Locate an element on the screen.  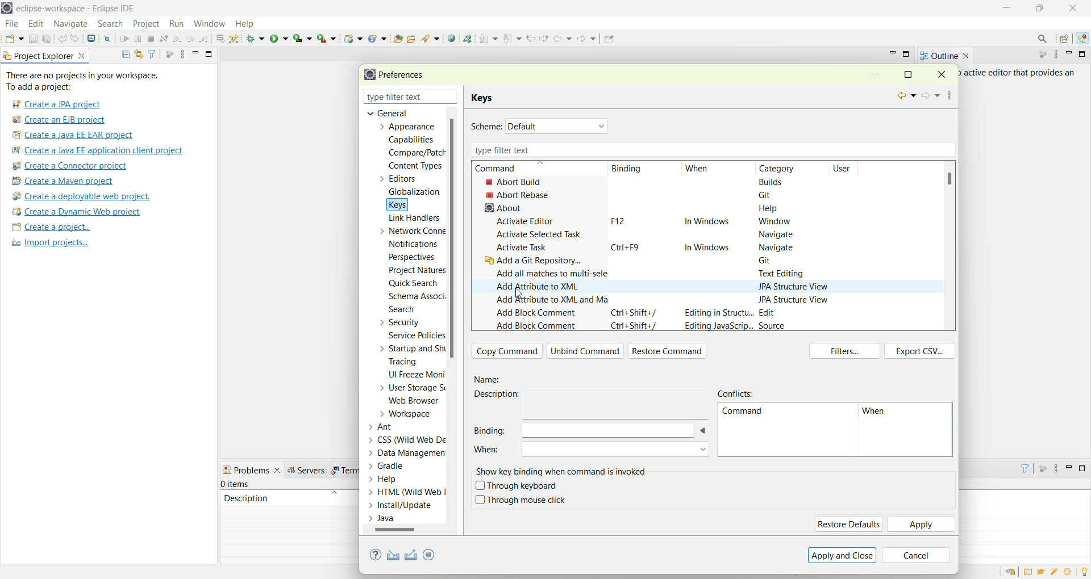
JPA structure view is located at coordinates (780, 299).